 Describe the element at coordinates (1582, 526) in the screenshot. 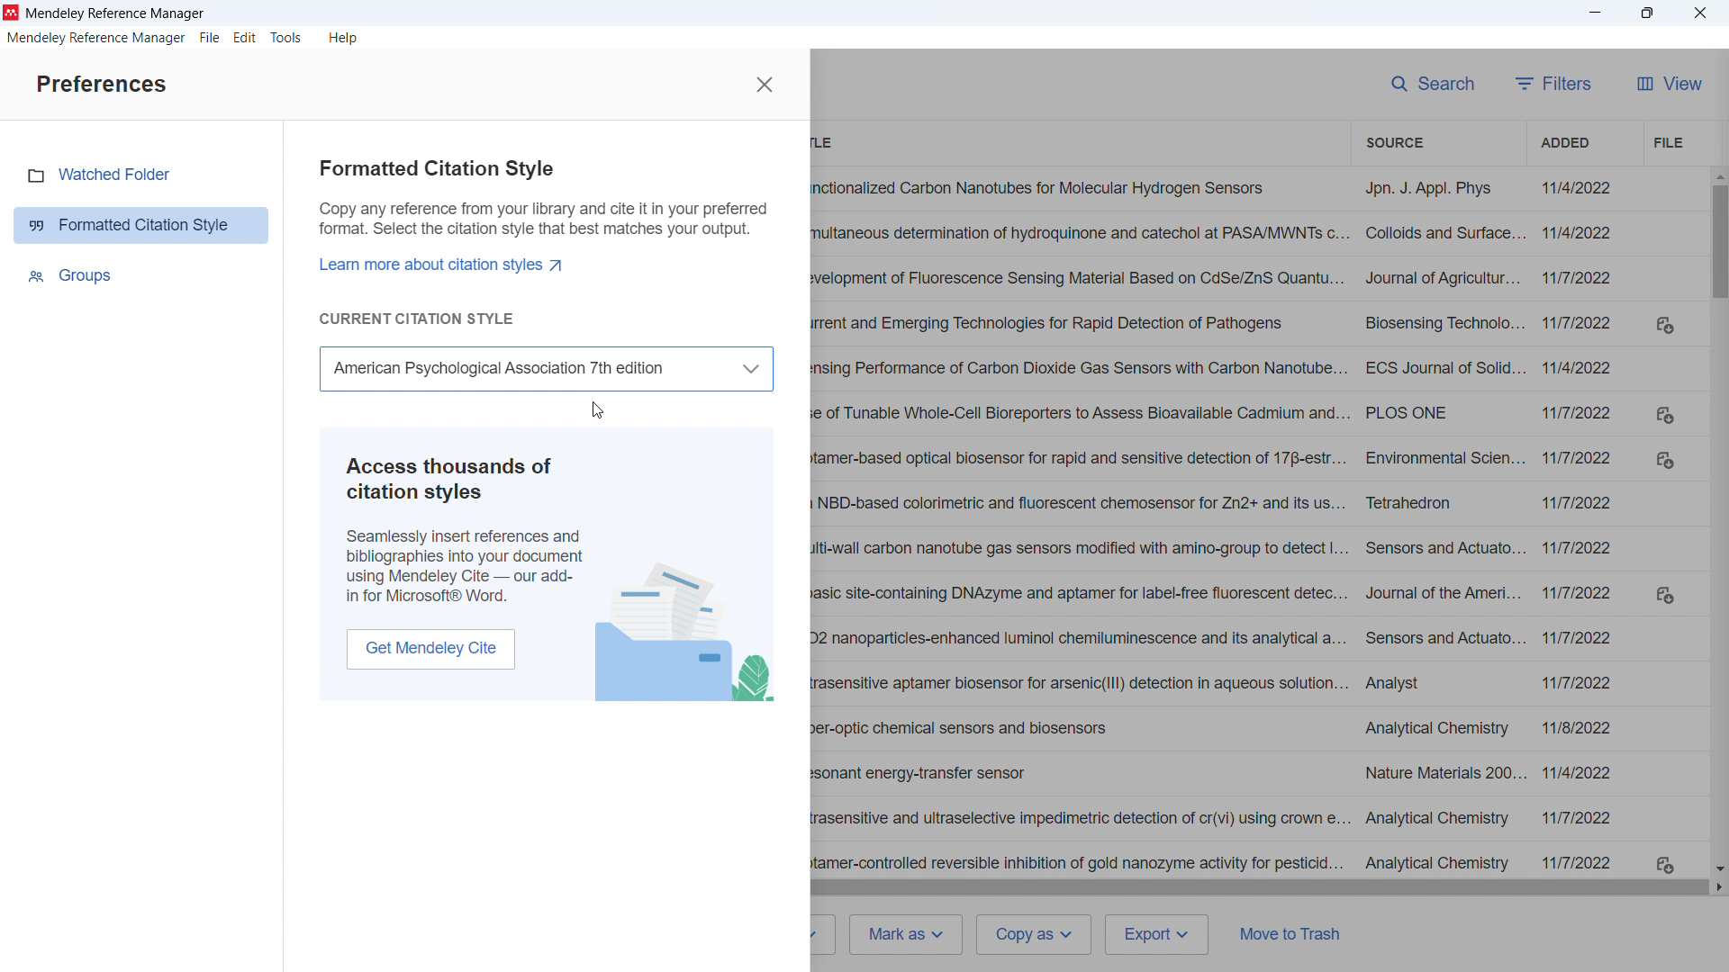

I see `Date of addition of individual entries` at that location.